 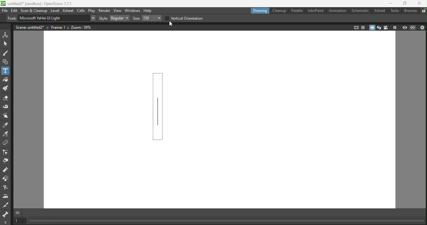 I want to click on Palette, so click(x=297, y=12).